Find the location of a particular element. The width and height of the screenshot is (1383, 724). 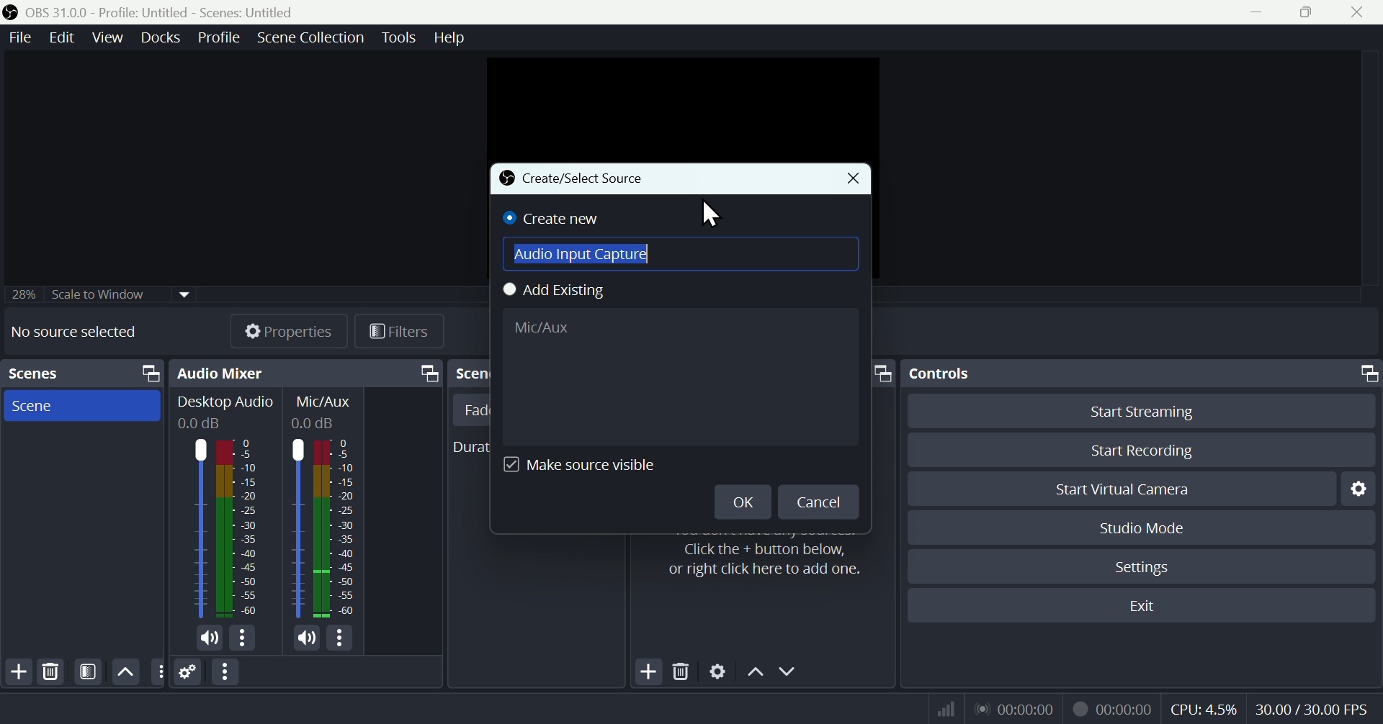

Scenes is located at coordinates (81, 374).